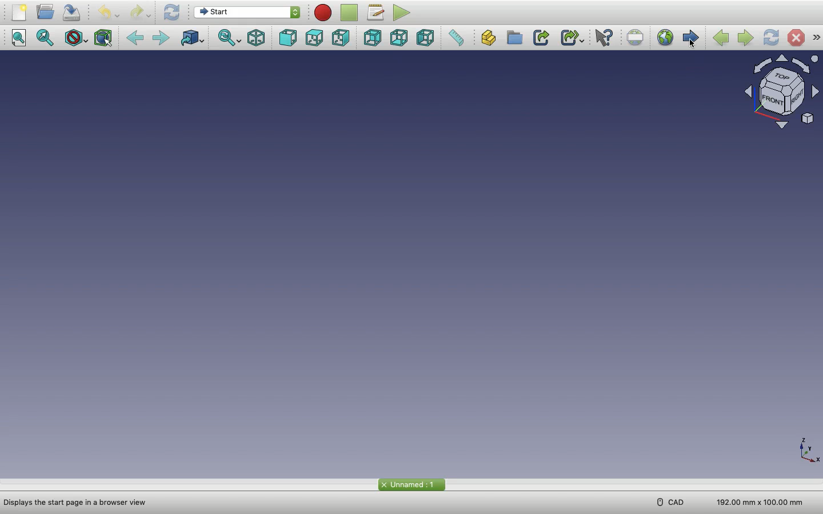  I want to click on Make link, so click(542, 38).